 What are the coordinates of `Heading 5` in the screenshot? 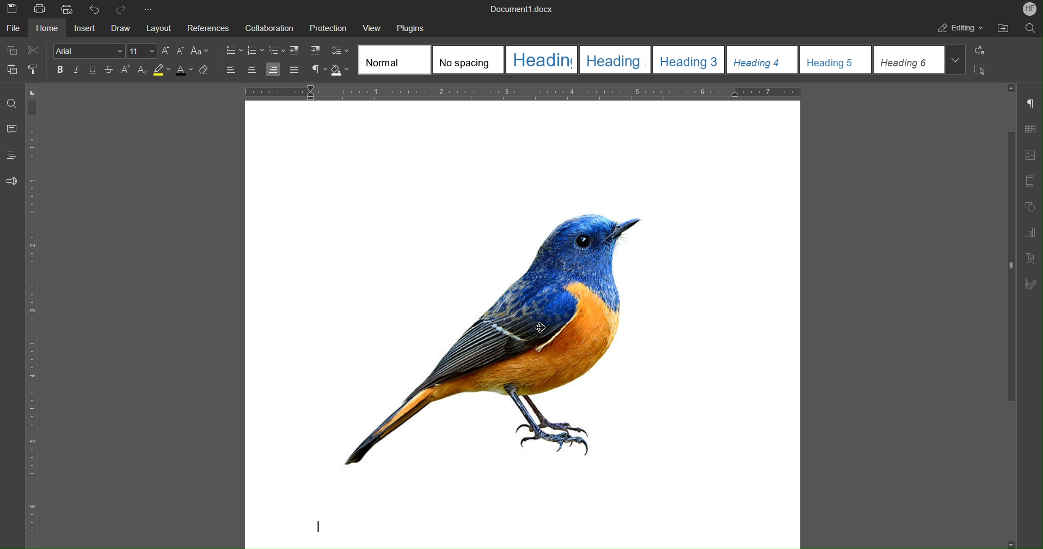 It's located at (836, 59).